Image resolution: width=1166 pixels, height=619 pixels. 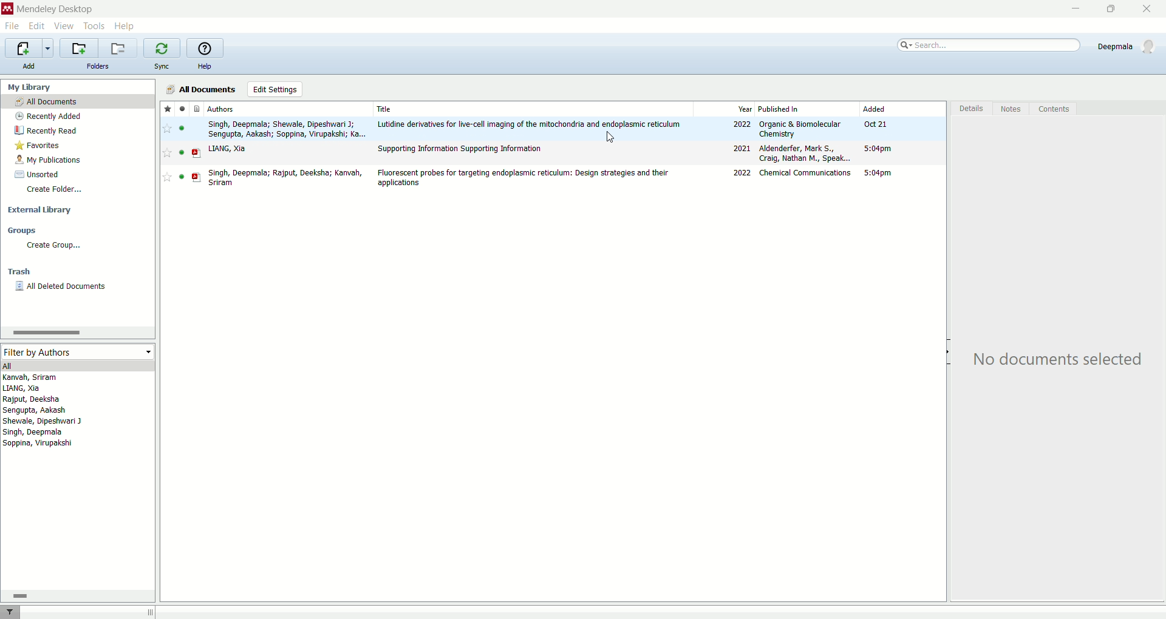 What do you see at coordinates (743, 173) in the screenshot?
I see `2022` at bounding box center [743, 173].